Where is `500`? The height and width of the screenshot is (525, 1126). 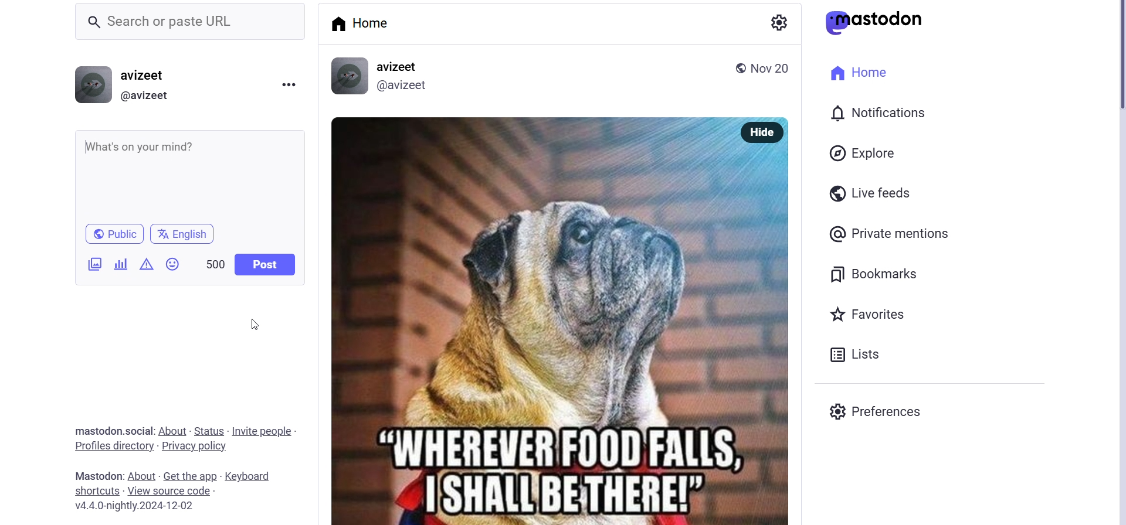
500 is located at coordinates (215, 264).